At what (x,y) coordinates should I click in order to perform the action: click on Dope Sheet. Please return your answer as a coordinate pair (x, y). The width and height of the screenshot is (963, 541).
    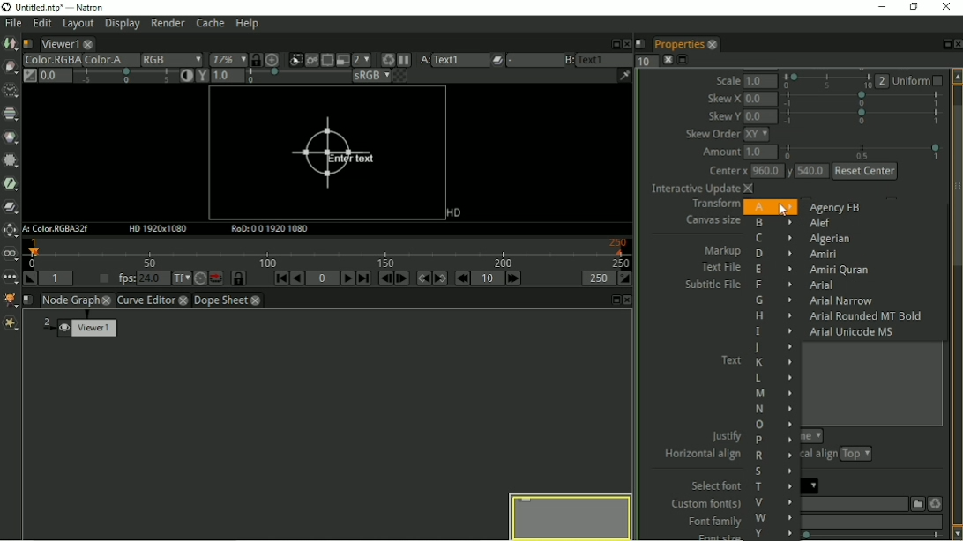
    Looking at the image, I should click on (221, 300).